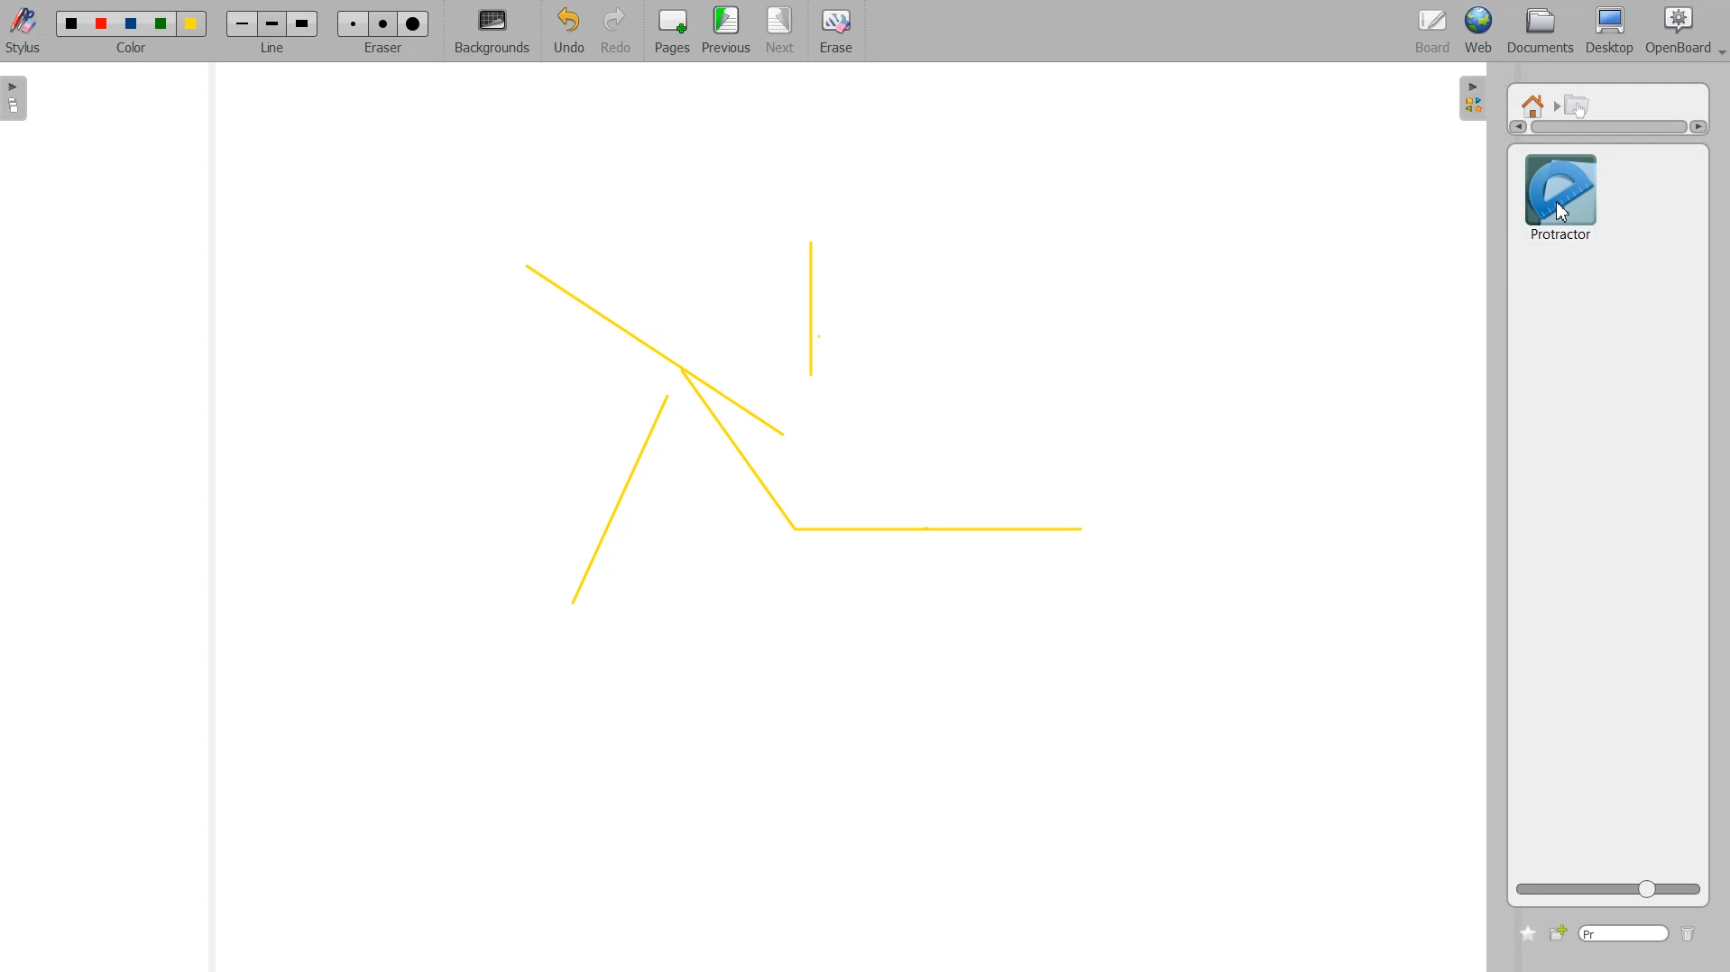 This screenshot has width=1730, height=972. Describe the element at coordinates (132, 23) in the screenshot. I see `Color` at that location.